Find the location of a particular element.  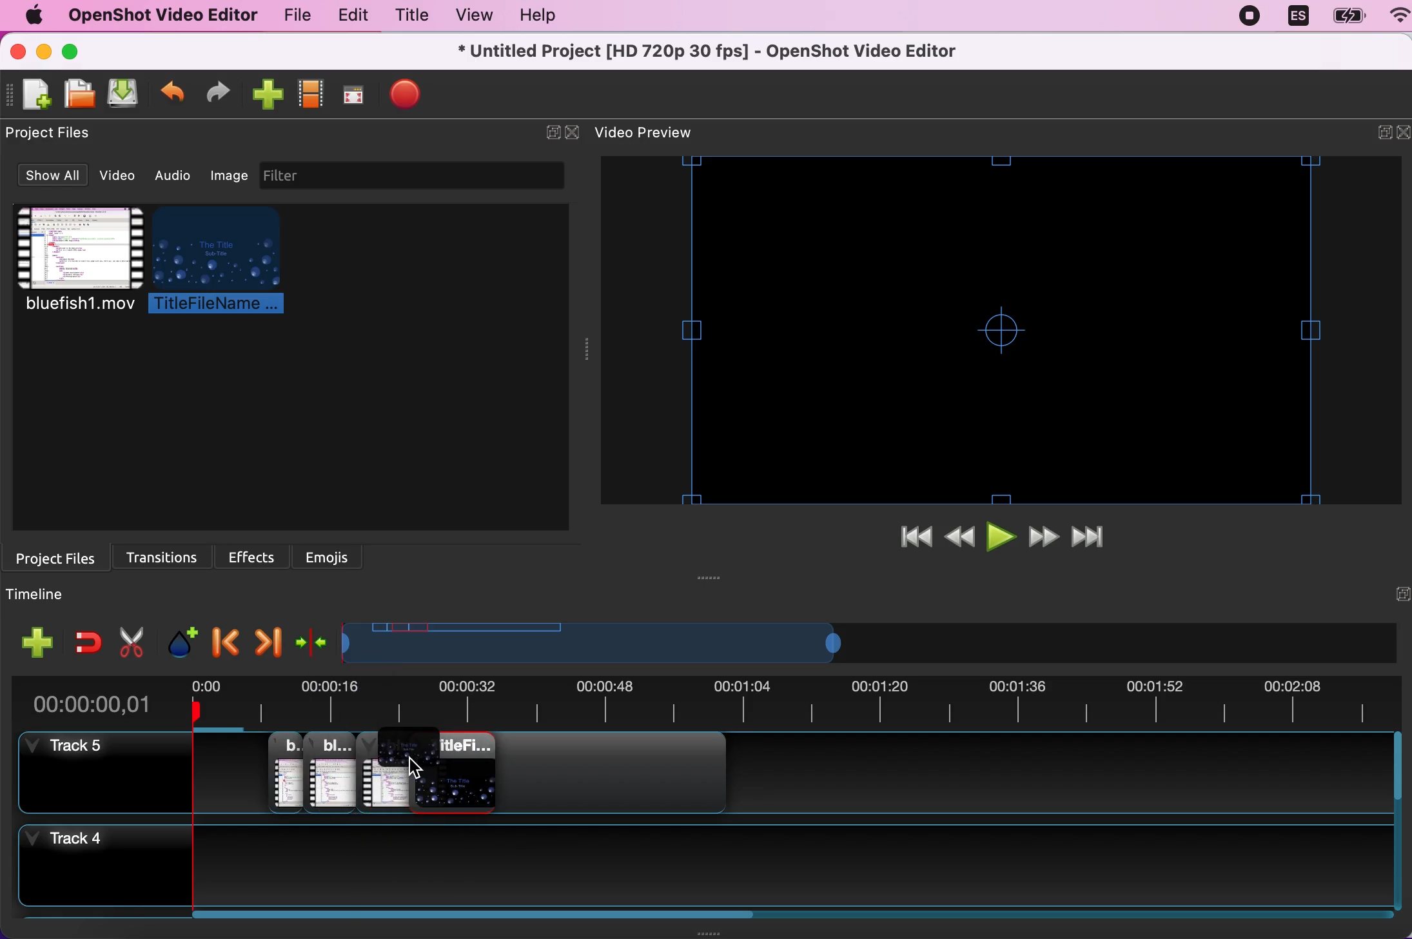

redo is located at coordinates (218, 94).